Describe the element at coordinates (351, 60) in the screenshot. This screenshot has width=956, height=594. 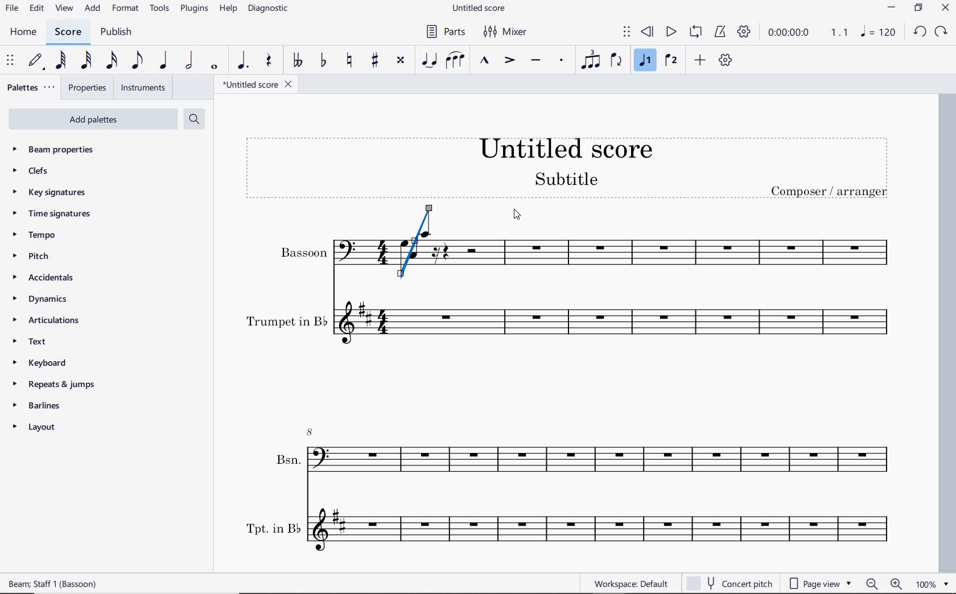
I see `toggle natural` at that location.